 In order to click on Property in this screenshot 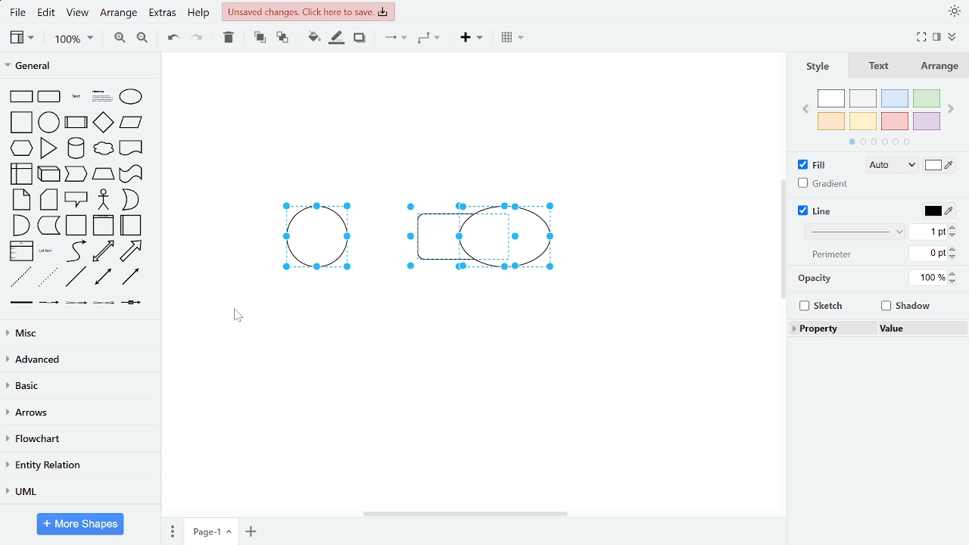, I will do `click(833, 329)`.